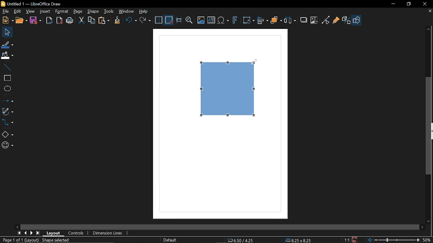 This screenshot has width=433, height=243. Describe the element at coordinates (429, 221) in the screenshot. I see `Move down` at that location.